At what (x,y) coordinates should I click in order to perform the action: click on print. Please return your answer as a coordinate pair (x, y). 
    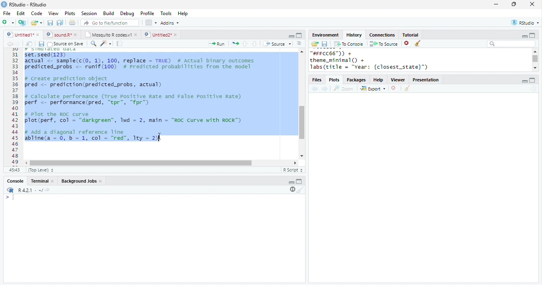
    Looking at the image, I should click on (73, 22).